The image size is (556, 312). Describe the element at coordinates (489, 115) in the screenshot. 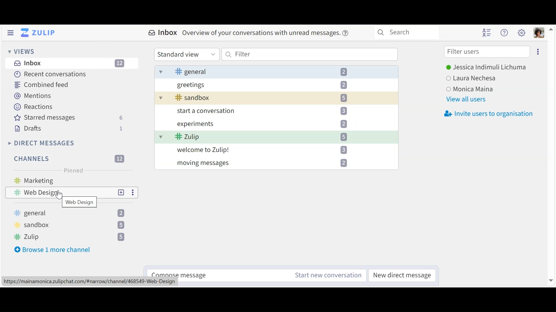

I see `Invite users to organisation` at that location.